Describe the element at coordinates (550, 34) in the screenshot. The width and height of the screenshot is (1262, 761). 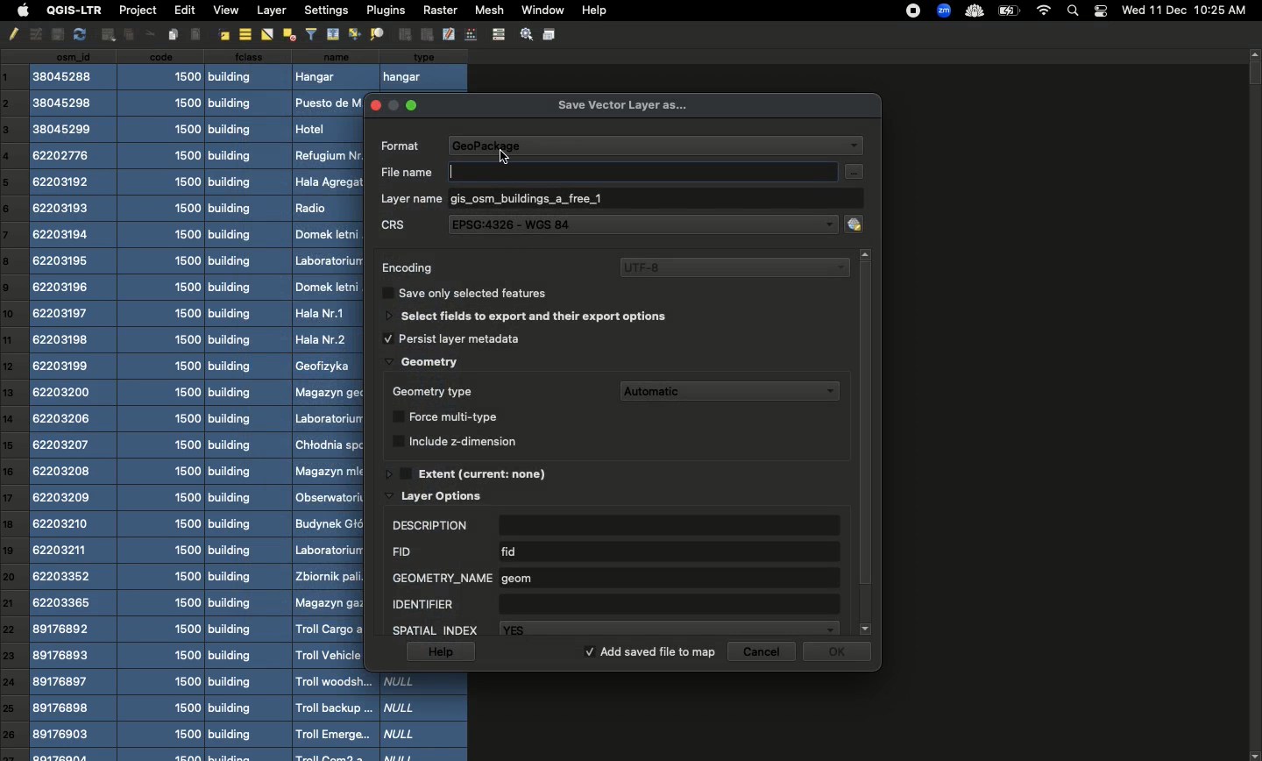
I see `Save` at that location.